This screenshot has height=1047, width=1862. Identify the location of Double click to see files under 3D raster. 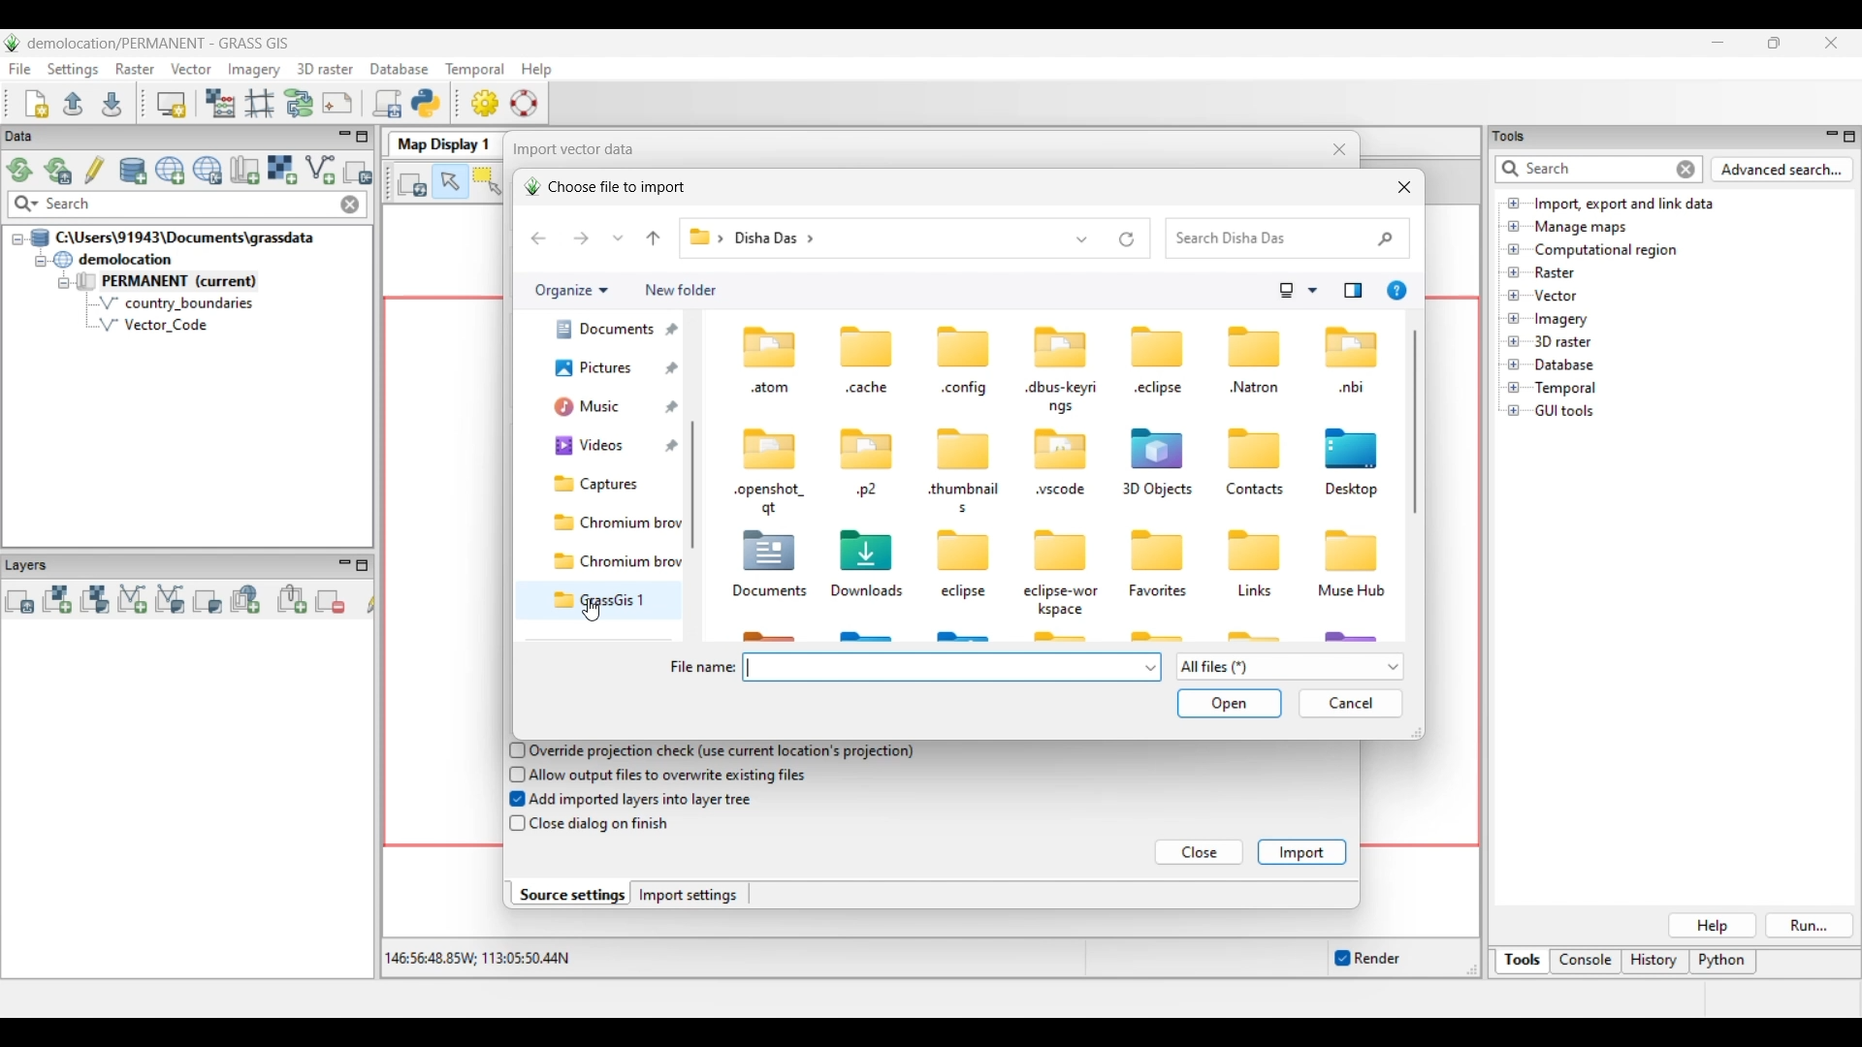
(1563, 341).